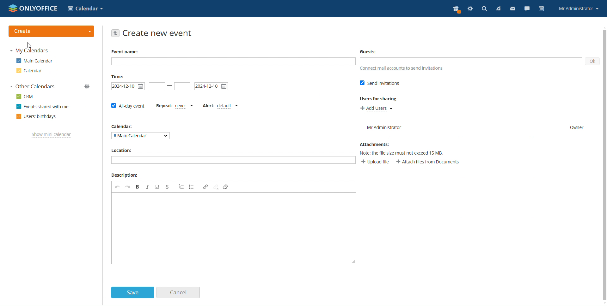 Image resolution: width=607 pixels, height=306 pixels. What do you see at coordinates (86, 9) in the screenshot?
I see `select application` at bounding box center [86, 9].